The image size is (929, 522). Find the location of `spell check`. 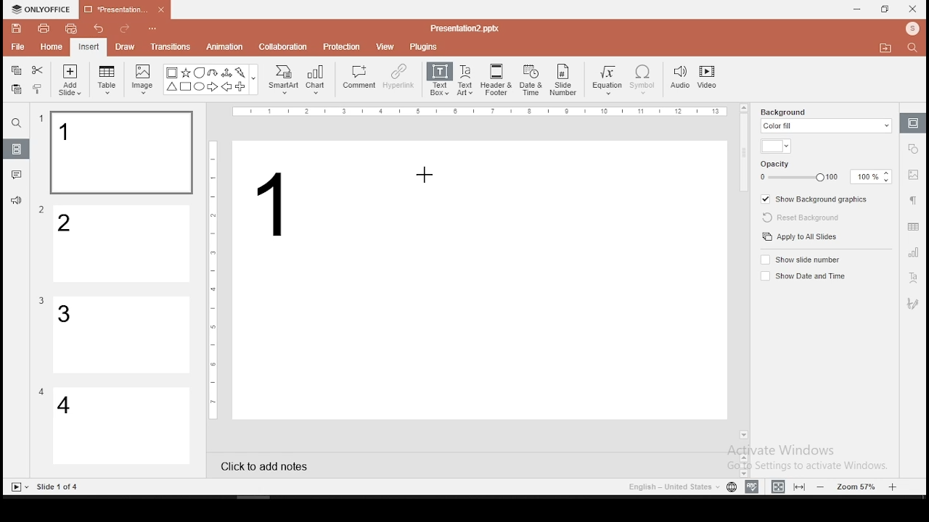

spell check is located at coordinates (752, 486).